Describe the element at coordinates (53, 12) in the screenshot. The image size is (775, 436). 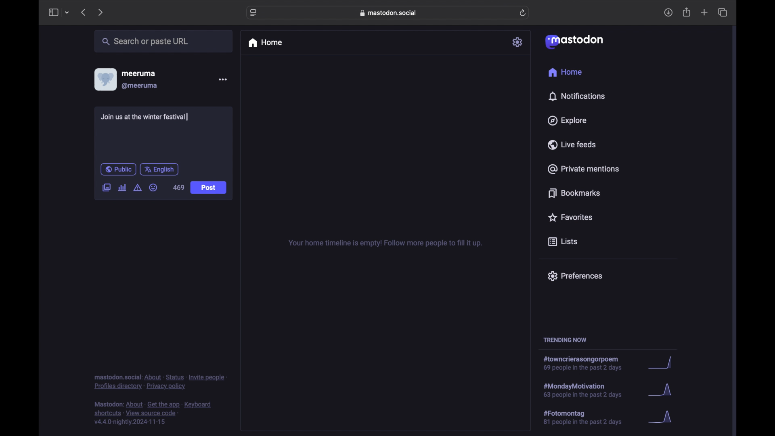
I see `sidebar` at that location.